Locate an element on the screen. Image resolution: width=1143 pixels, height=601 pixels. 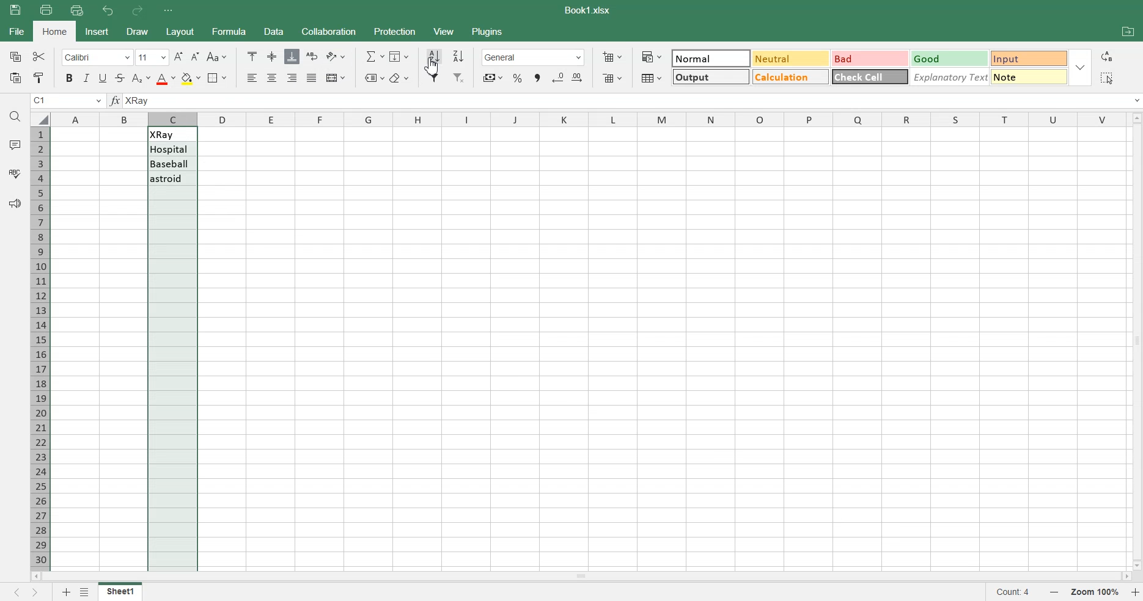
Subscript is located at coordinates (141, 78).